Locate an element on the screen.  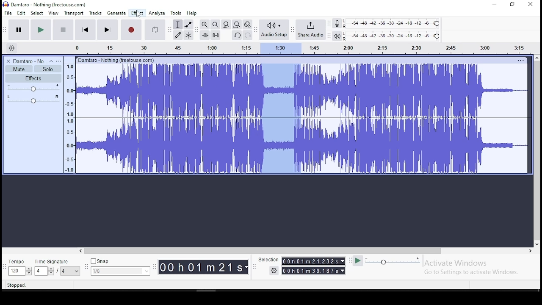
time signature is located at coordinates (57, 261).